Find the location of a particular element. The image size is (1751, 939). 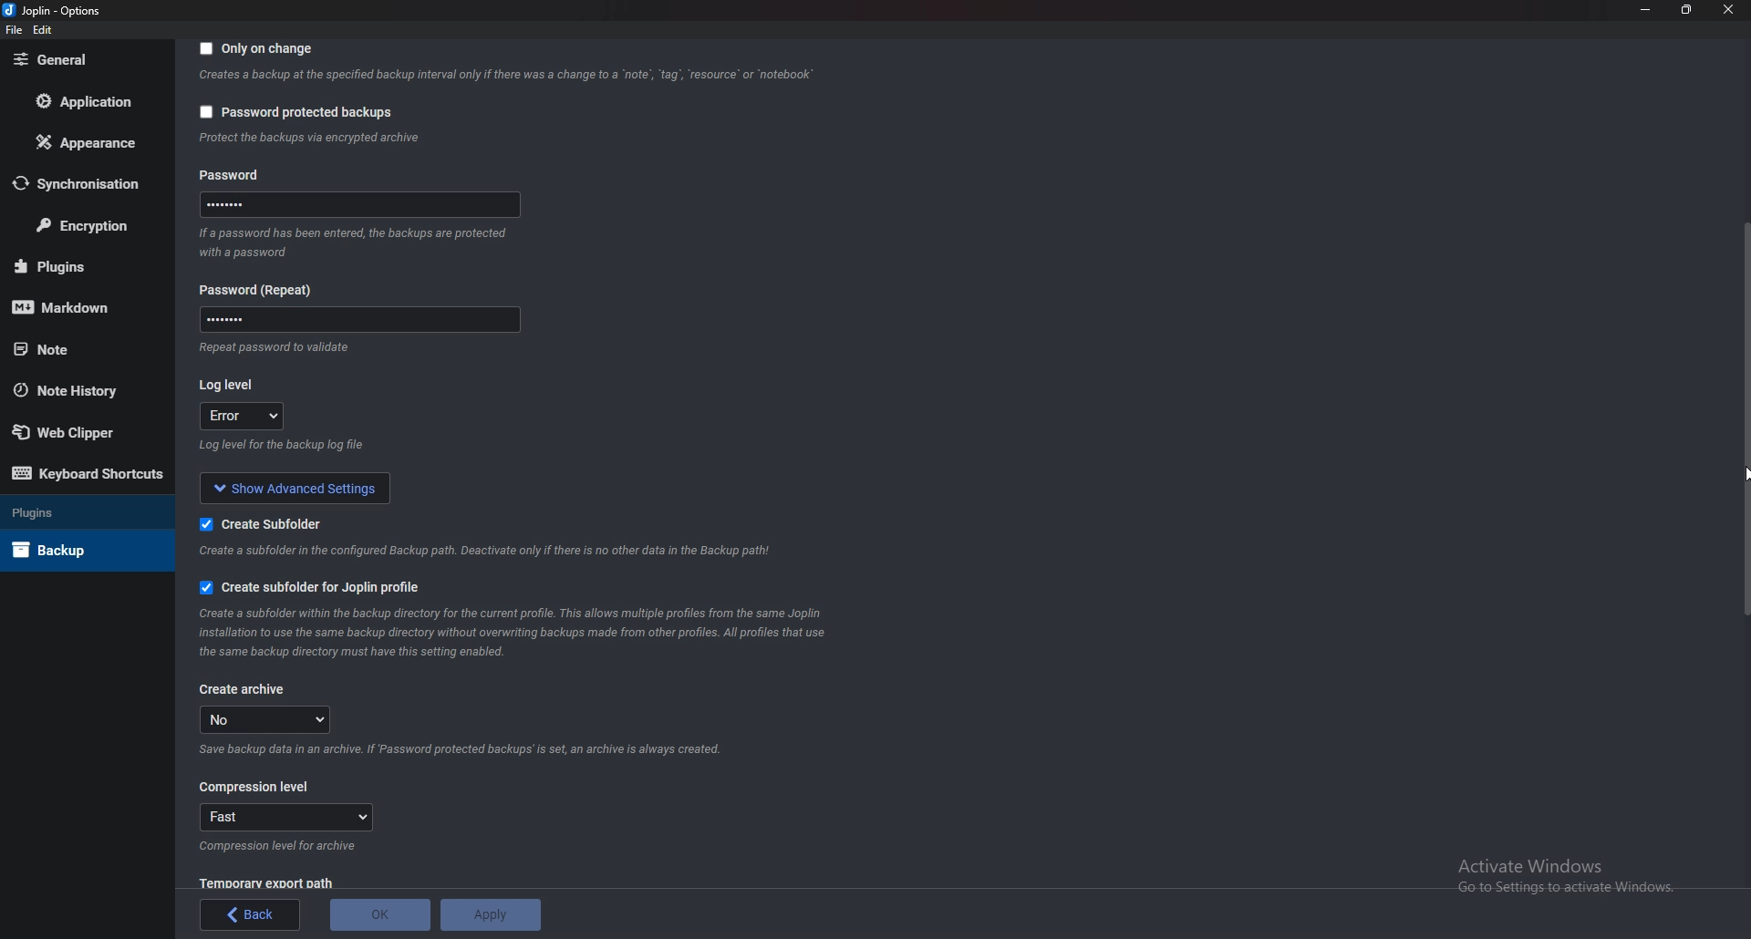

Password protected backups is located at coordinates (295, 112).